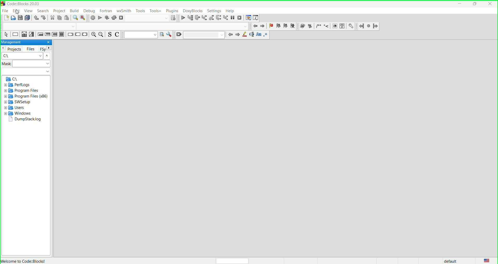  What do you see at coordinates (101, 34) in the screenshot?
I see `zoom out` at bounding box center [101, 34].